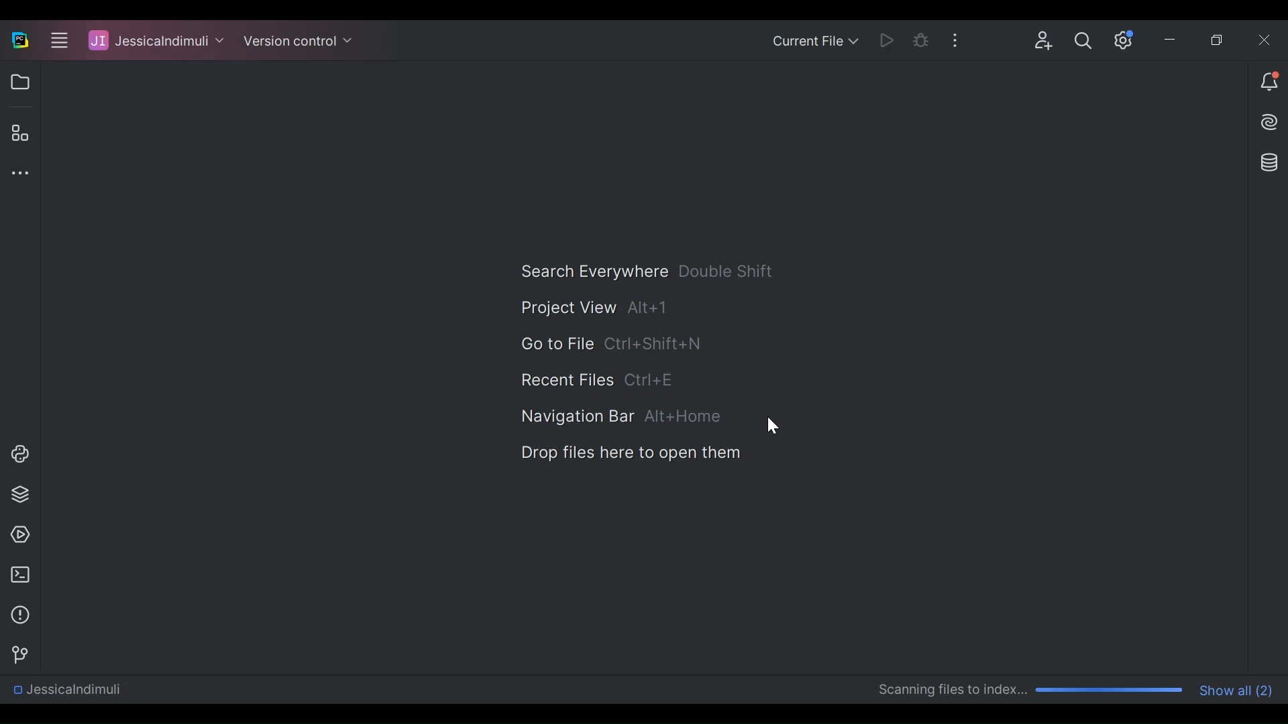  I want to click on Close, so click(1260, 38).